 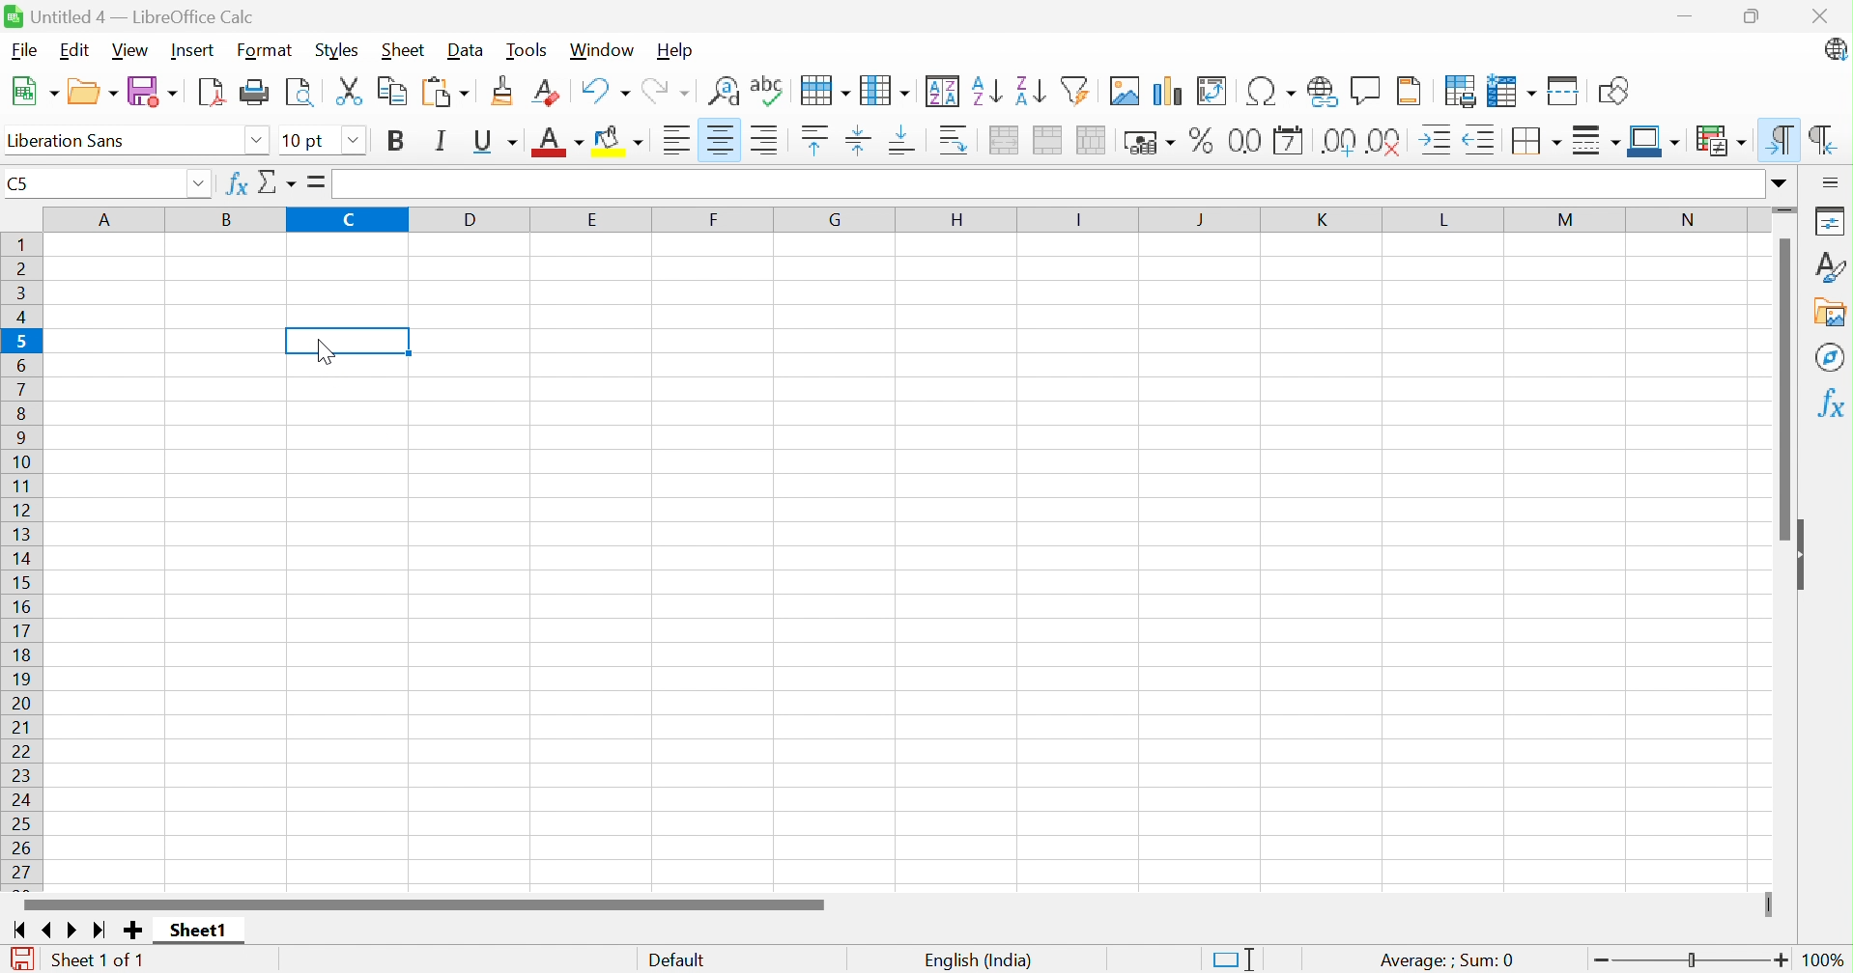 I want to click on Center Vertically, so click(x=860, y=139).